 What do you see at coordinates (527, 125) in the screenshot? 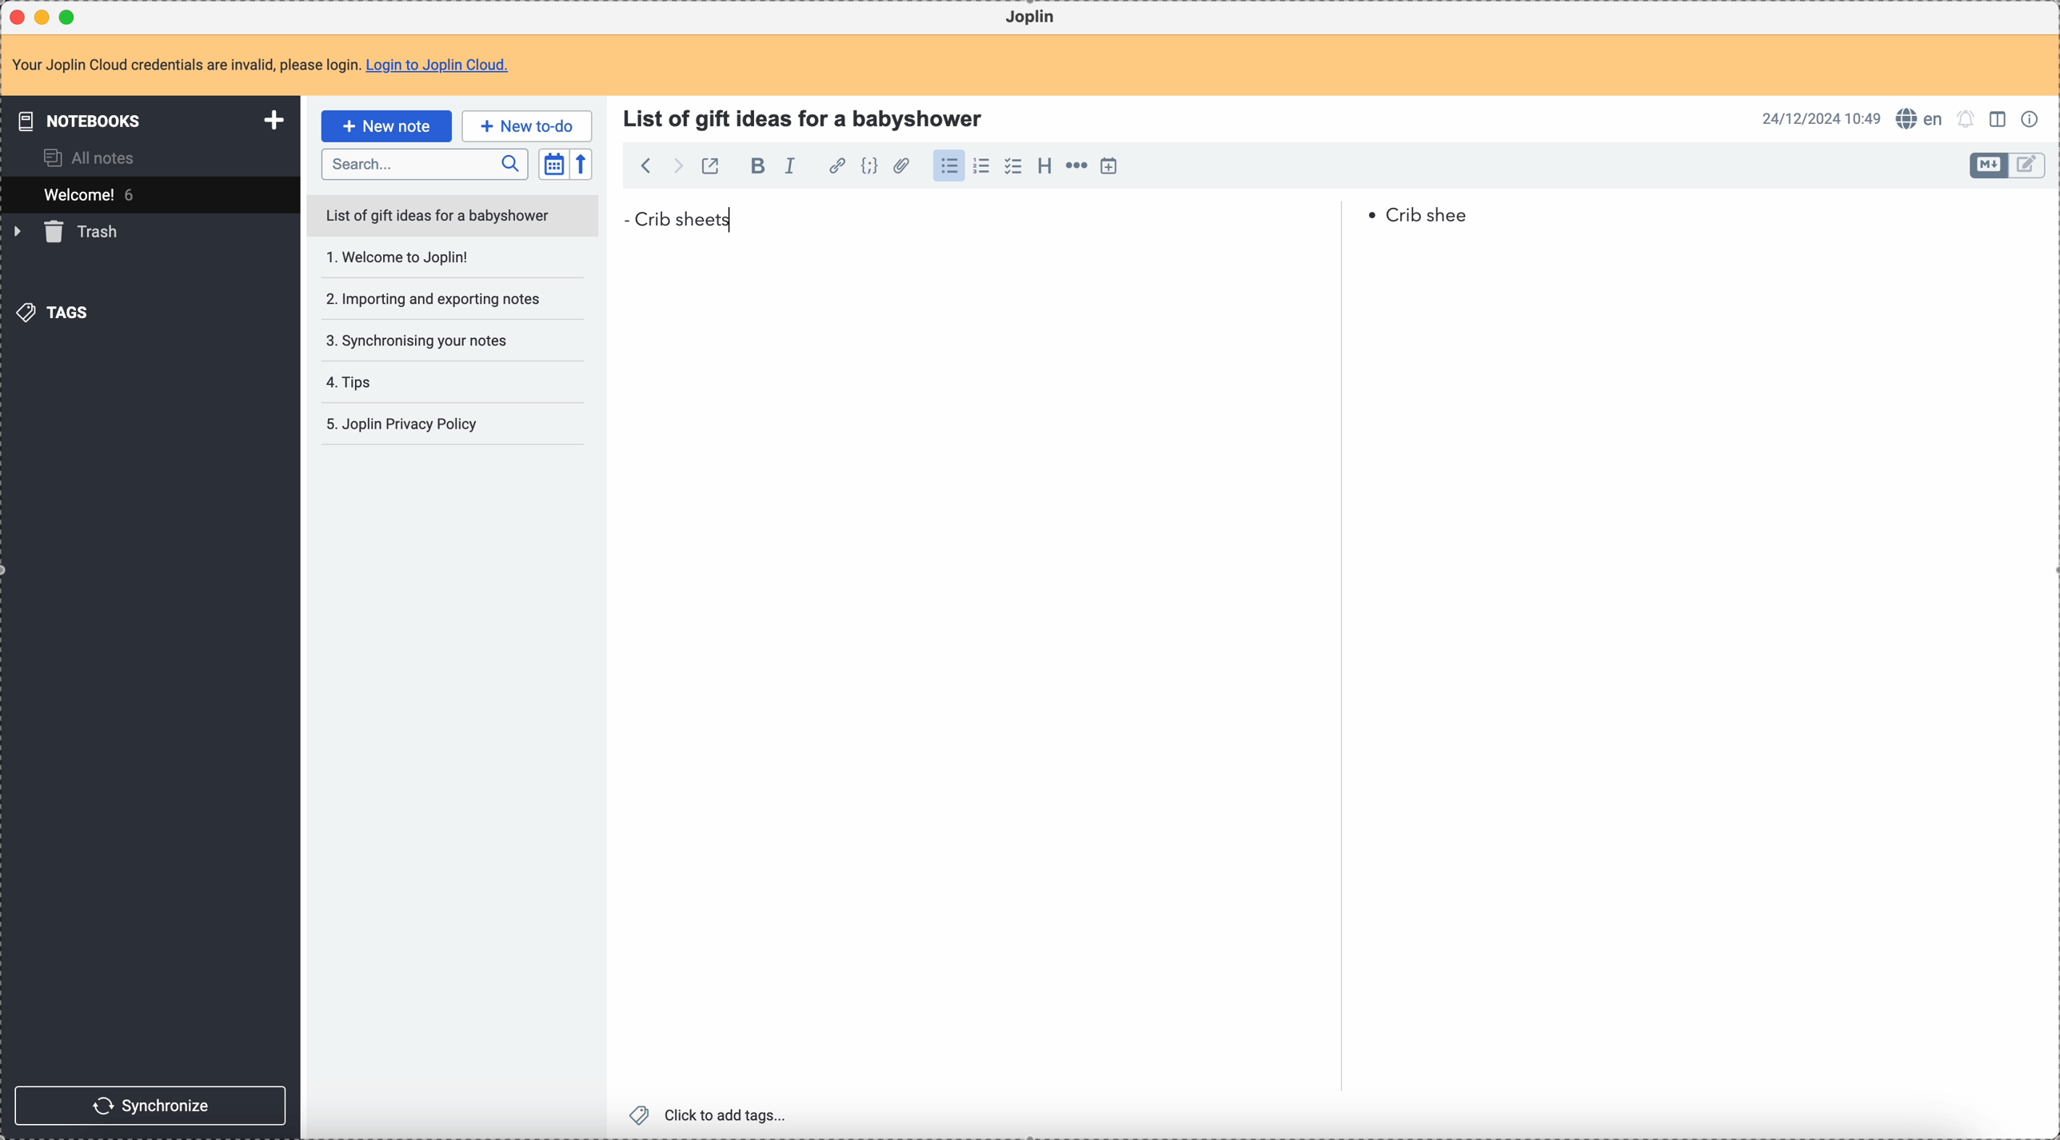
I see `new to-do` at bounding box center [527, 125].